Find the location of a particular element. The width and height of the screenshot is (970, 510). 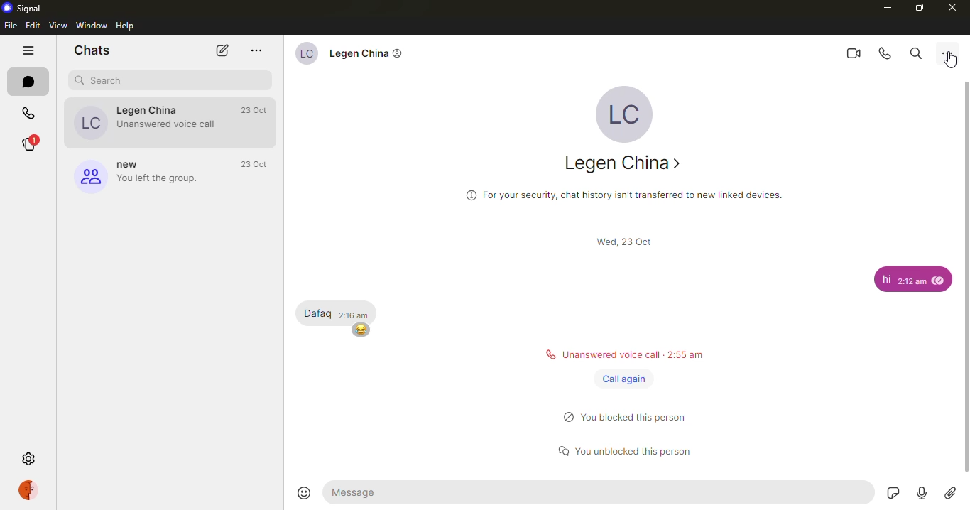

maximize is located at coordinates (918, 6).